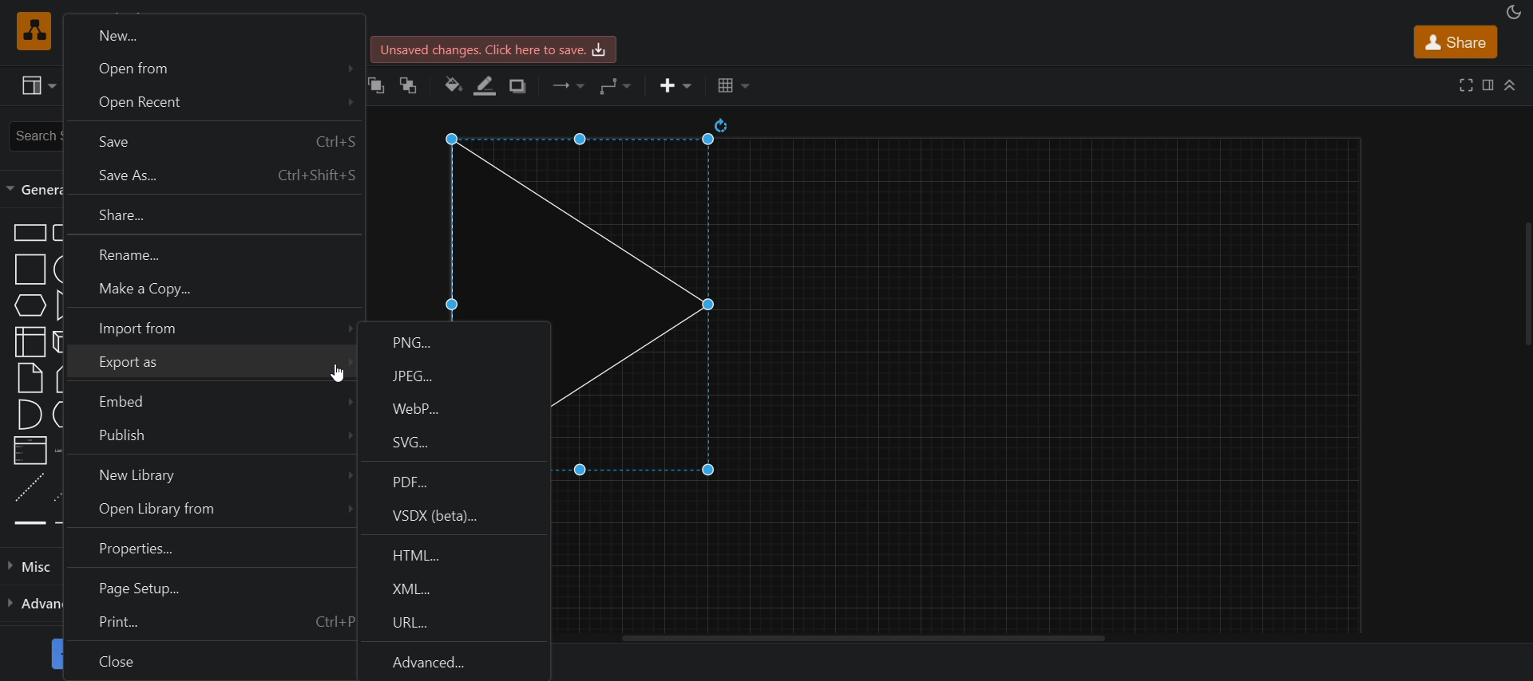 Image resolution: width=1533 pixels, height=681 pixels. What do you see at coordinates (208, 511) in the screenshot?
I see `open library rom` at bounding box center [208, 511].